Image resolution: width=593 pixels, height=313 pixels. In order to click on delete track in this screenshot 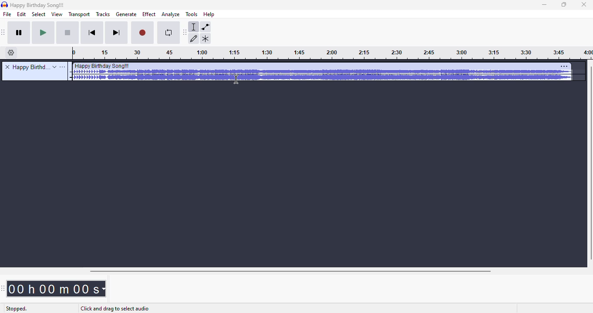, I will do `click(7, 67)`.